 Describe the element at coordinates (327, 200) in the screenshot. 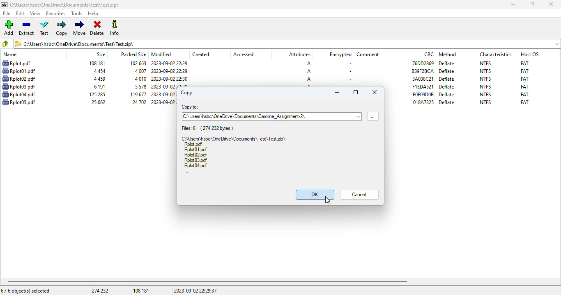

I see `cursor` at that location.